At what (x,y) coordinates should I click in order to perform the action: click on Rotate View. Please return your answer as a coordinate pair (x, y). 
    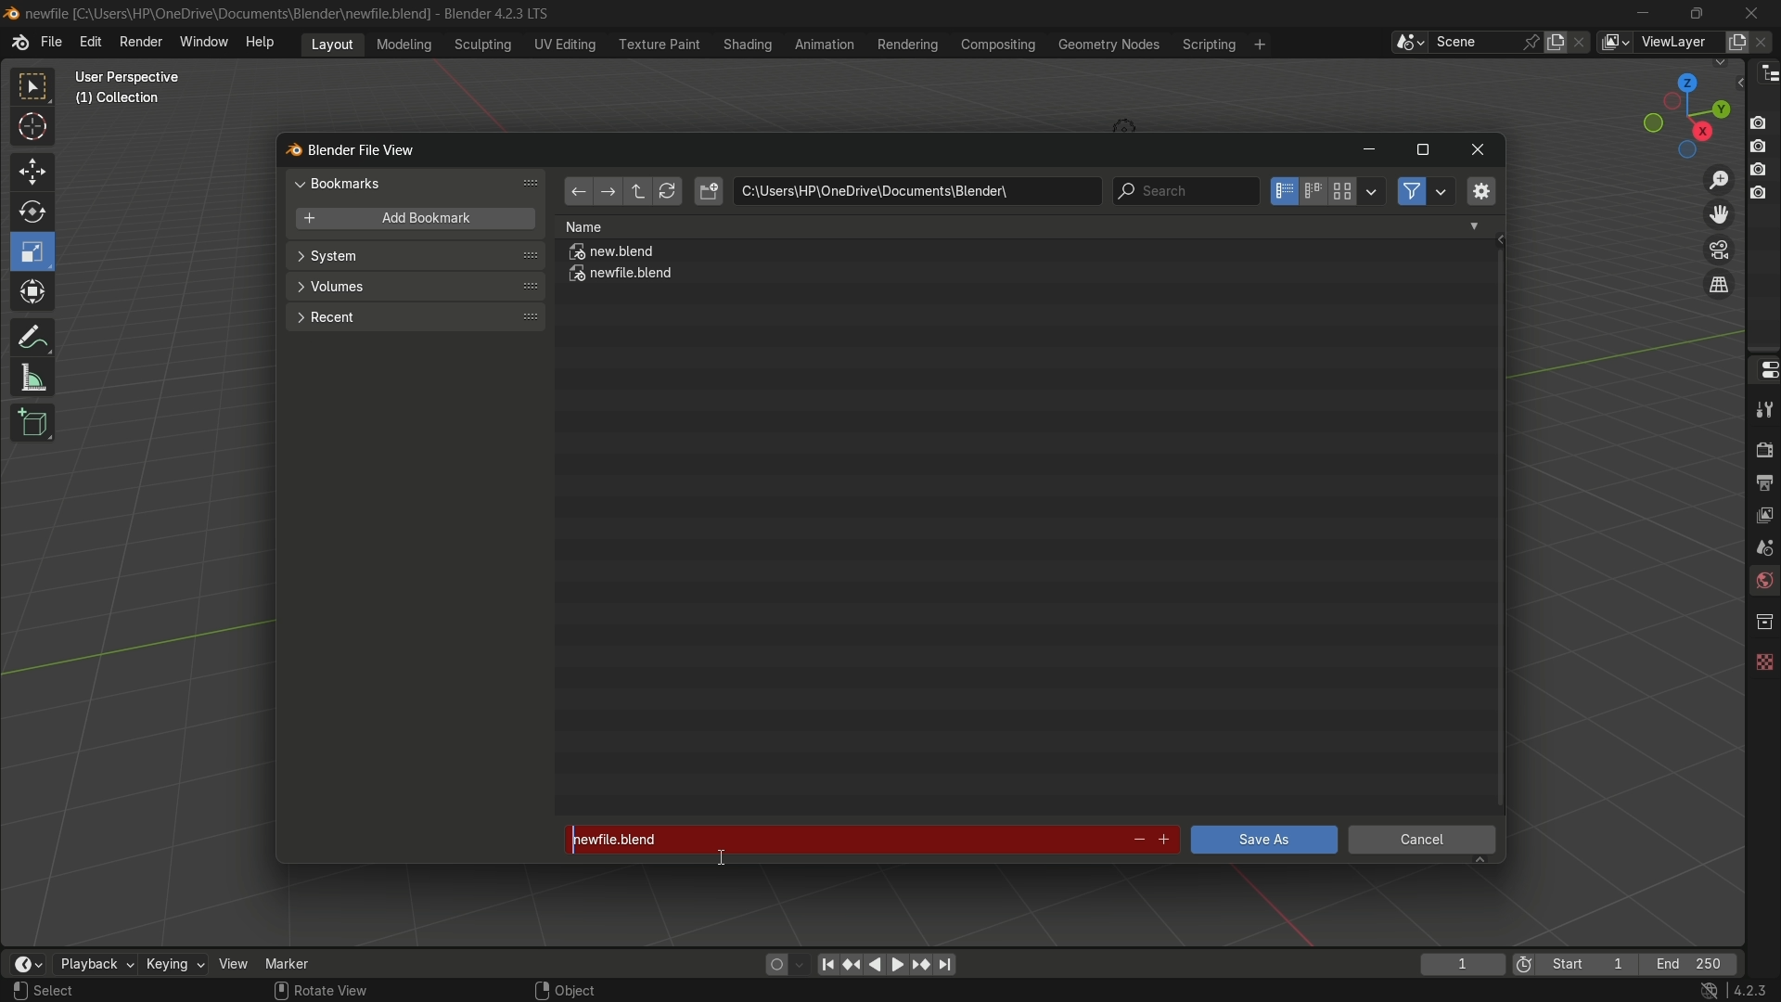
    Looking at the image, I should click on (321, 991).